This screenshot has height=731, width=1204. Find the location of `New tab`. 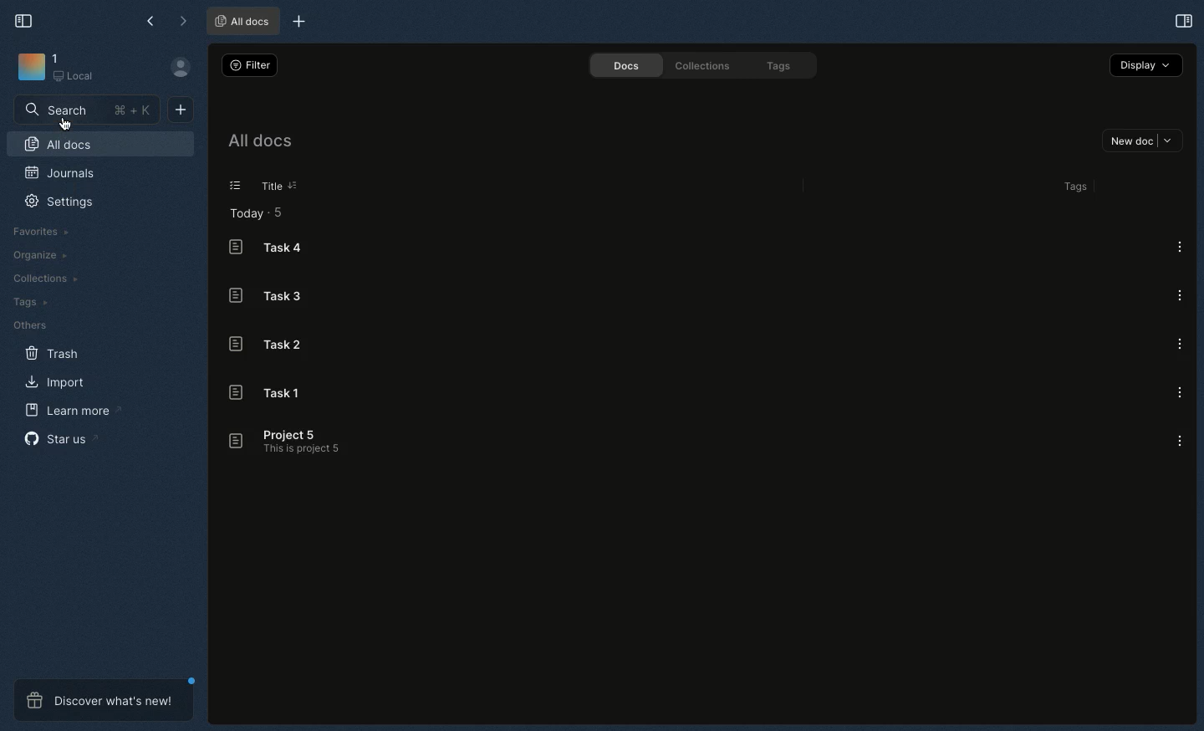

New tab is located at coordinates (298, 22).